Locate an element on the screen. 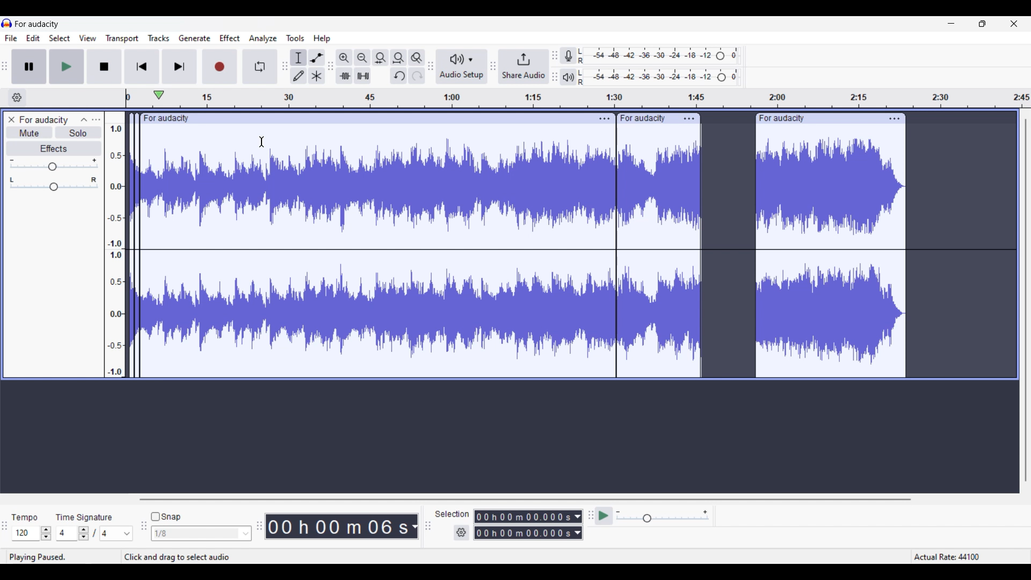  Enable looping is located at coordinates (262, 66).